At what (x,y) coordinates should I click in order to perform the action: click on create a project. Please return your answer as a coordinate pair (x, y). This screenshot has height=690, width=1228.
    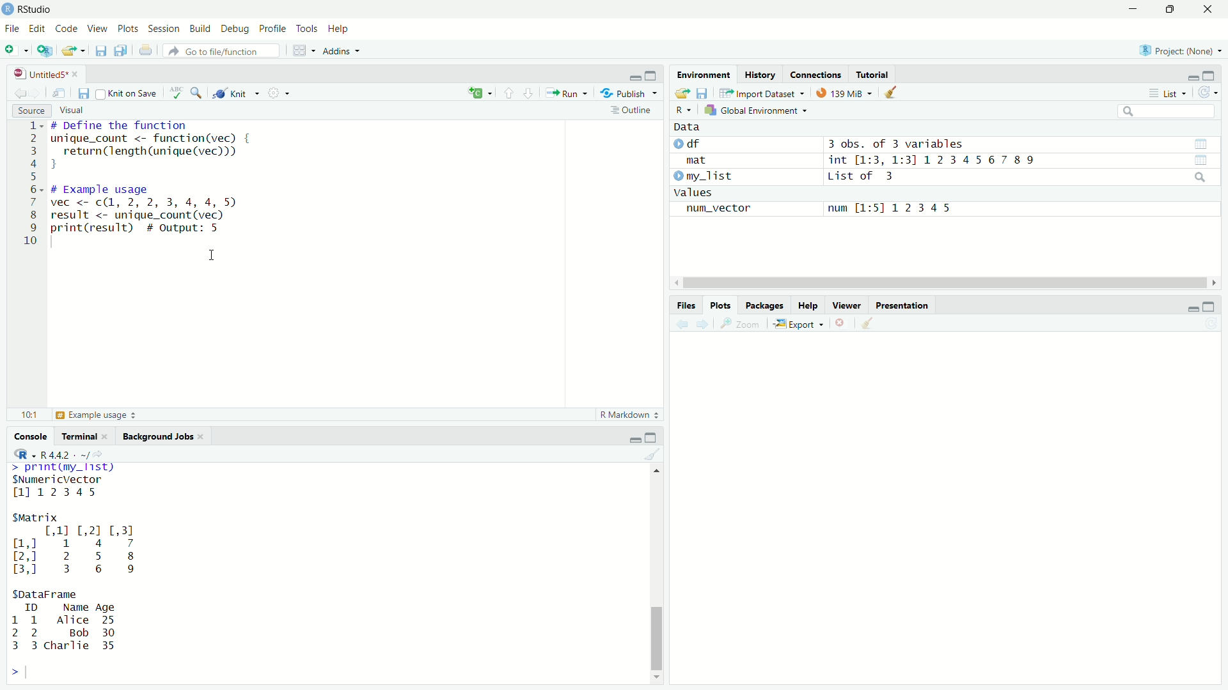
    Looking at the image, I should click on (47, 50).